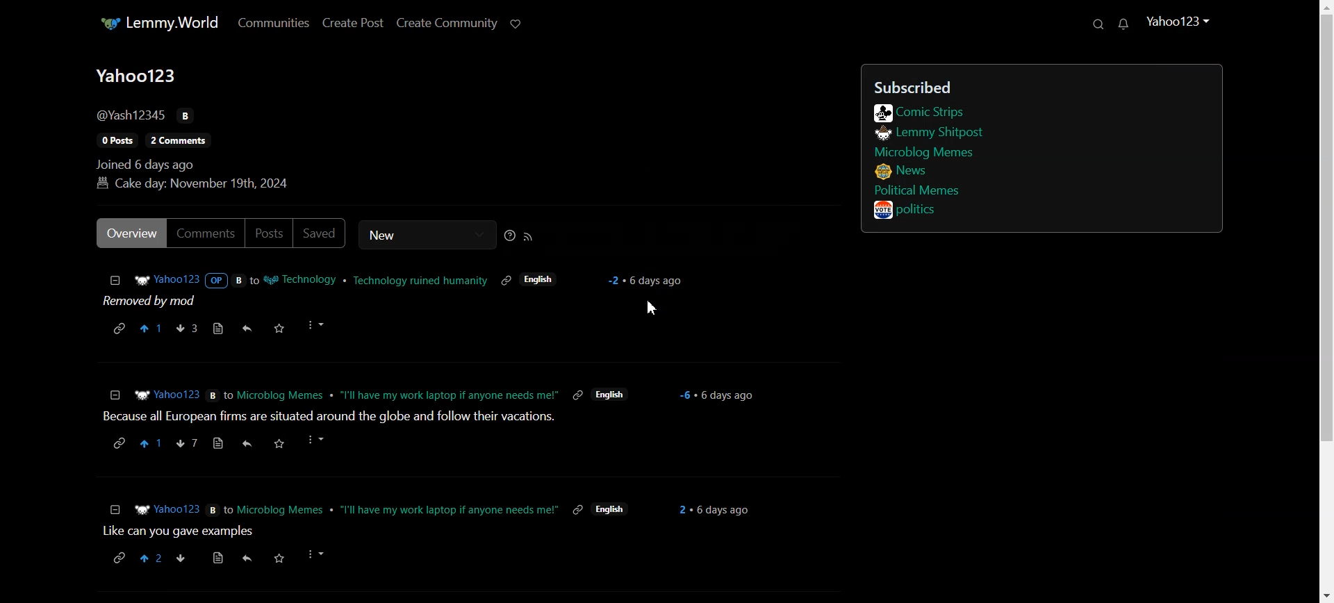 Image resolution: width=1334 pixels, height=603 pixels. I want to click on -2 6 days ago, so click(646, 281).